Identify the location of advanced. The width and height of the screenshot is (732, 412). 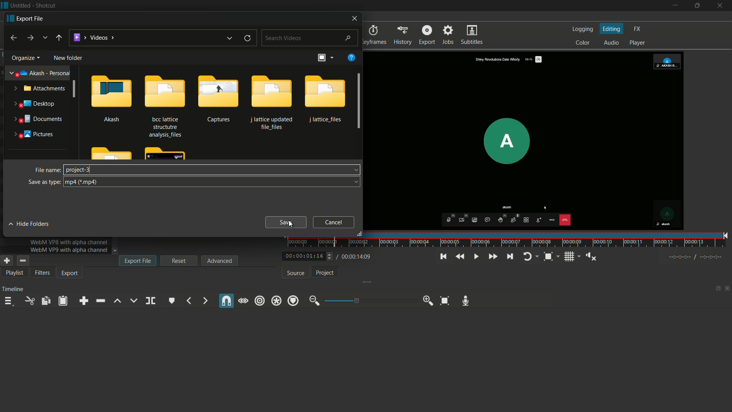
(220, 260).